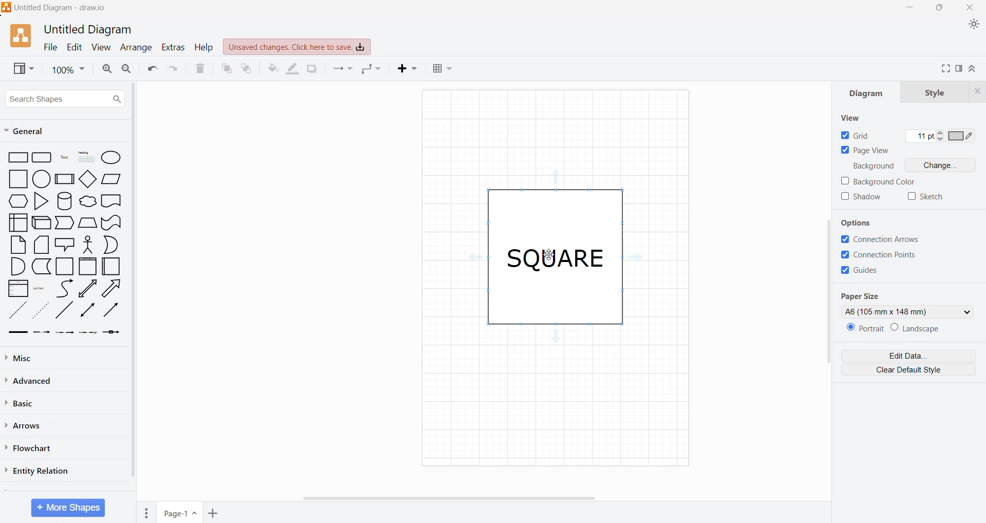  I want to click on Square , so click(64, 266).